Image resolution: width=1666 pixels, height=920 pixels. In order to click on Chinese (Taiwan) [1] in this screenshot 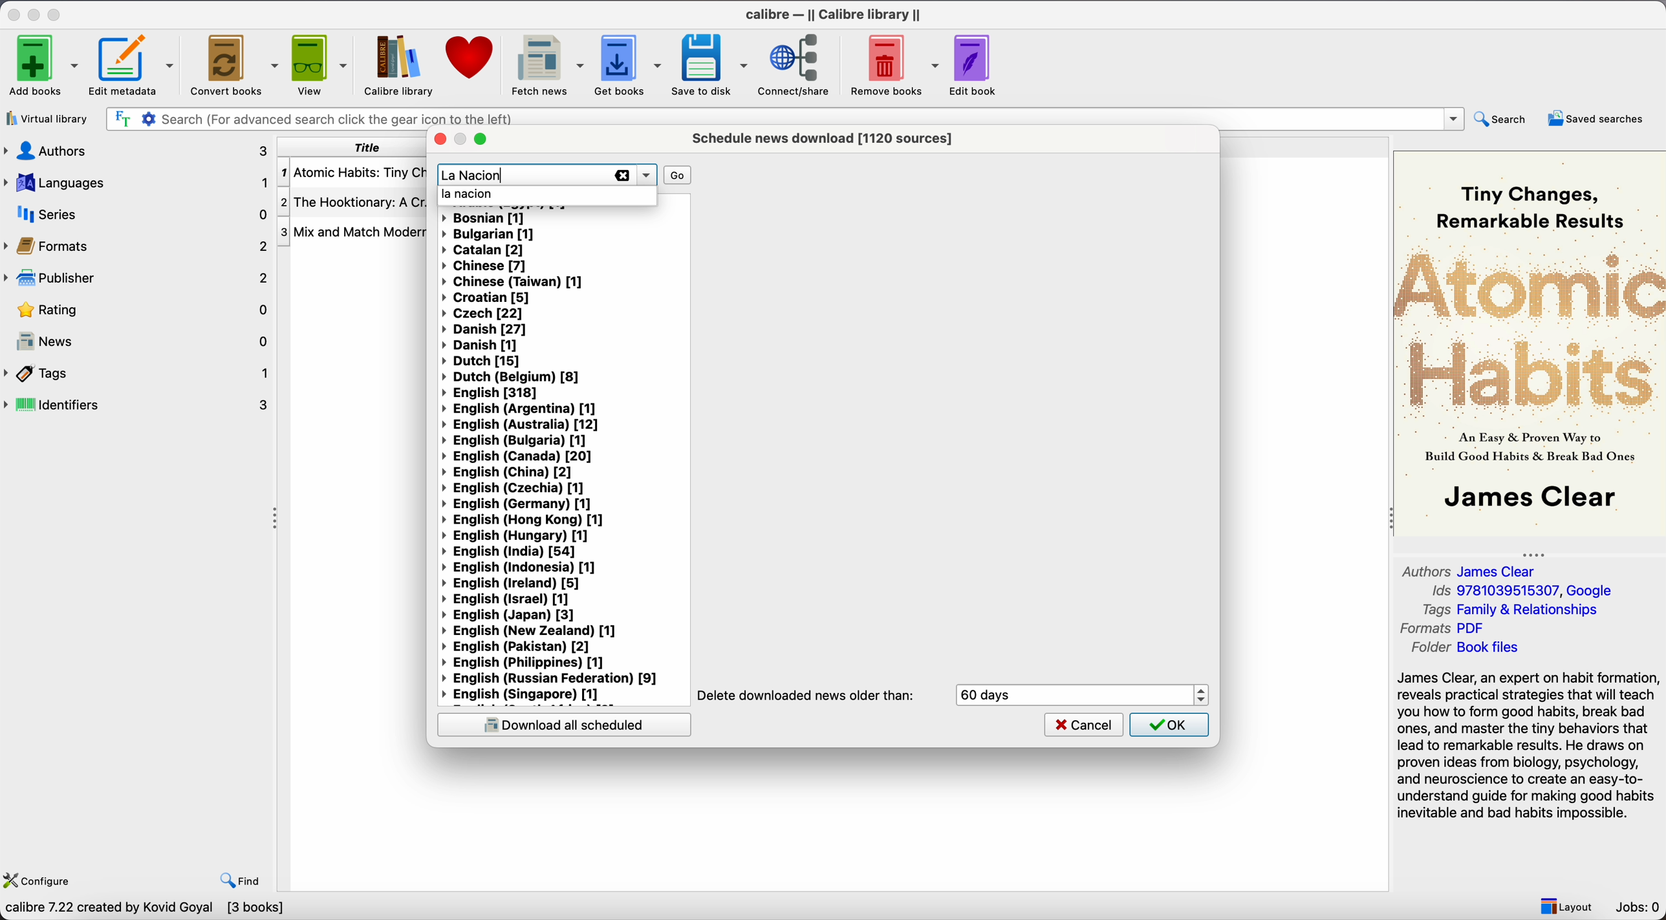, I will do `click(512, 281)`.